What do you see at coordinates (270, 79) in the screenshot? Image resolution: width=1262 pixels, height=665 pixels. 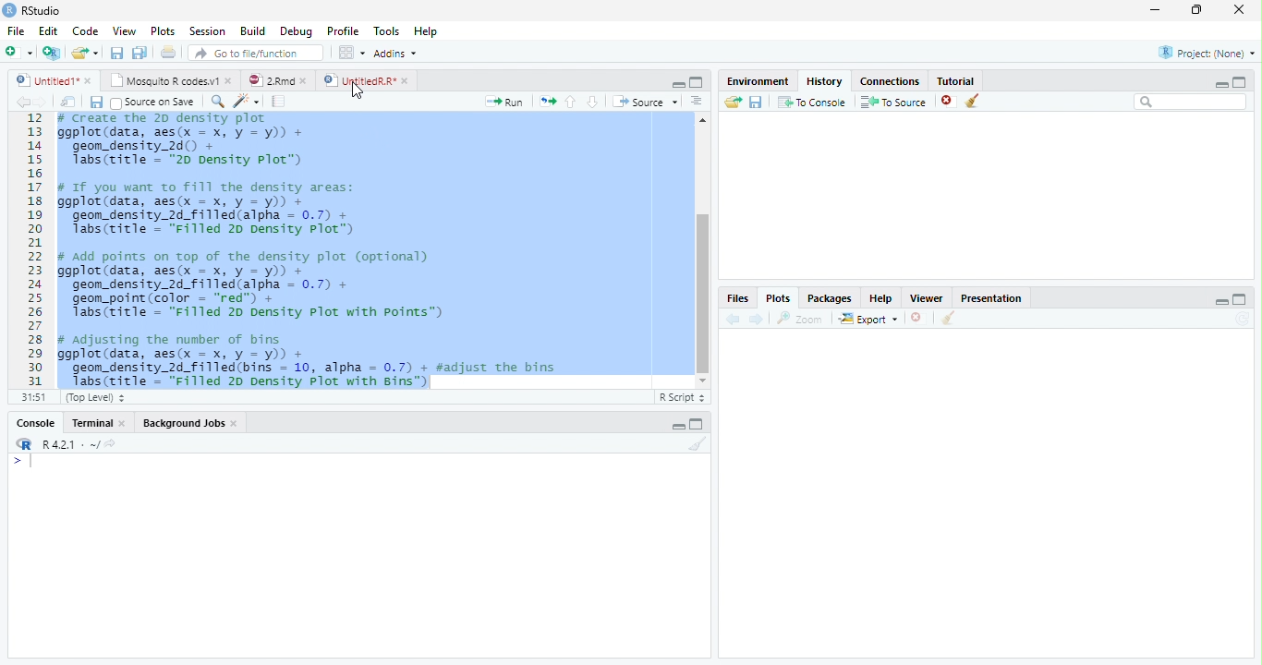 I see `2Rmd` at bounding box center [270, 79].